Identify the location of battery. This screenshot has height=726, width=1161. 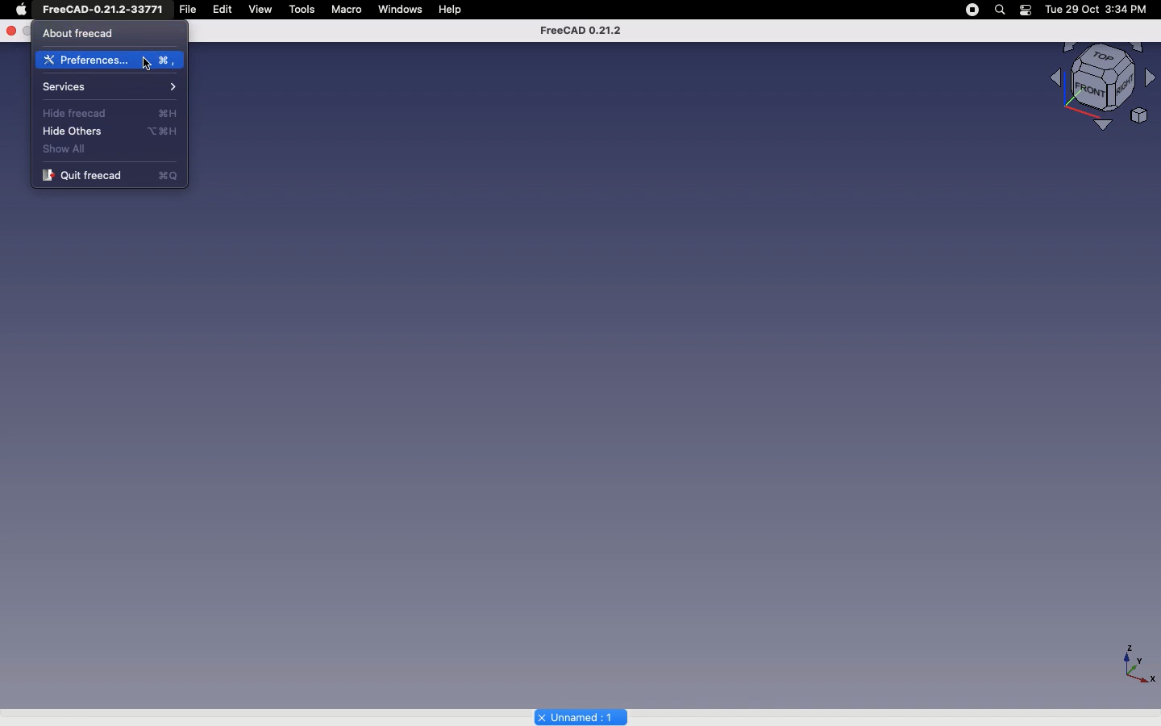
(1026, 11).